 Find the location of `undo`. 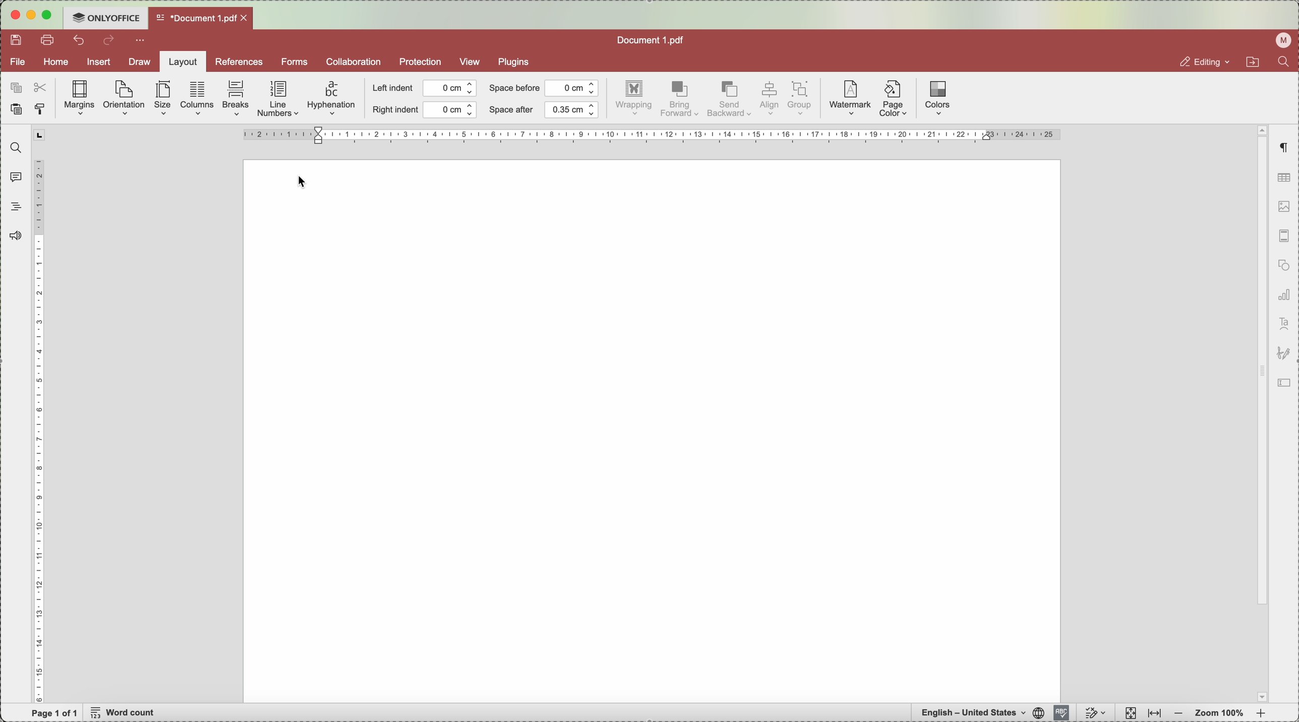

undo is located at coordinates (80, 40).